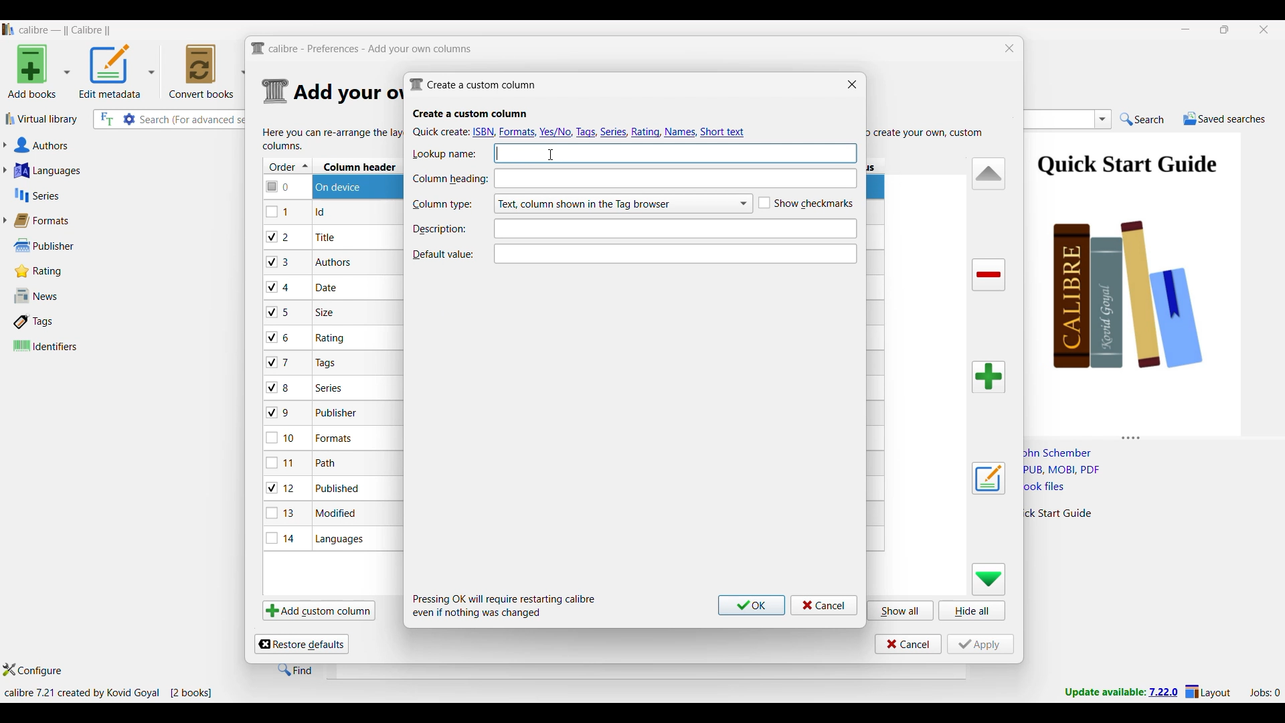 Image resolution: width=1285 pixels, height=723 pixels. Describe the element at coordinates (283, 311) in the screenshot. I see `checkbox - 5` at that location.